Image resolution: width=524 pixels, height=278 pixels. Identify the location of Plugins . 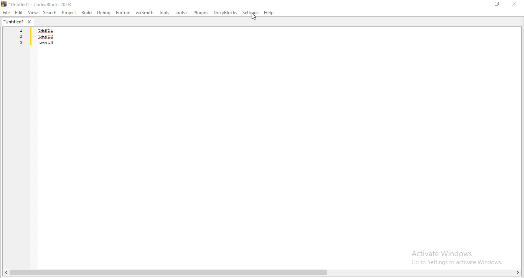
(200, 13).